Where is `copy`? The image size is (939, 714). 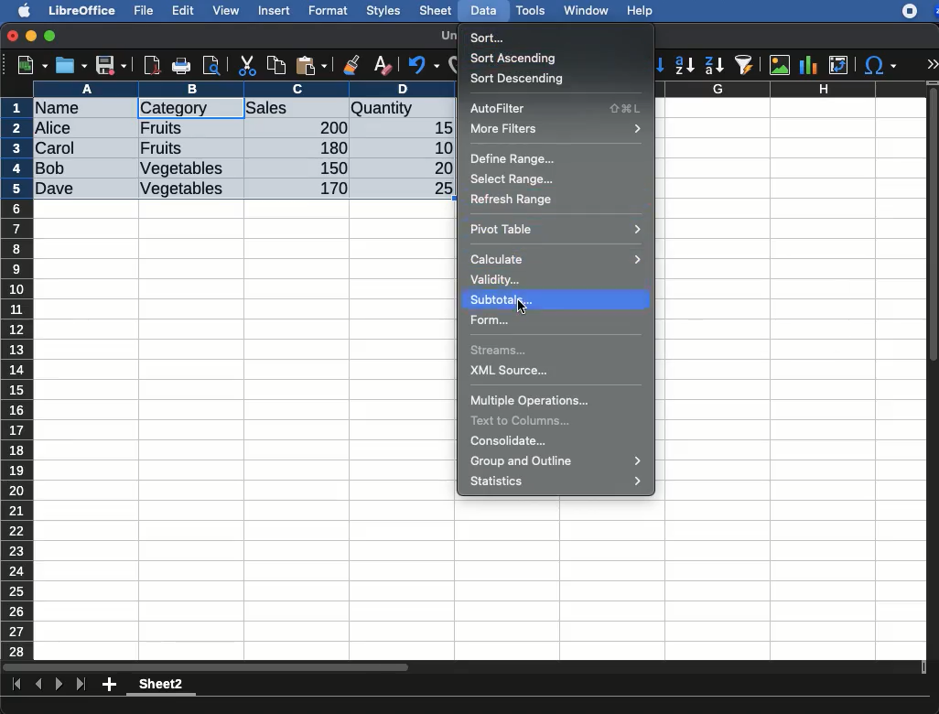 copy is located at coordinates (278, 65).